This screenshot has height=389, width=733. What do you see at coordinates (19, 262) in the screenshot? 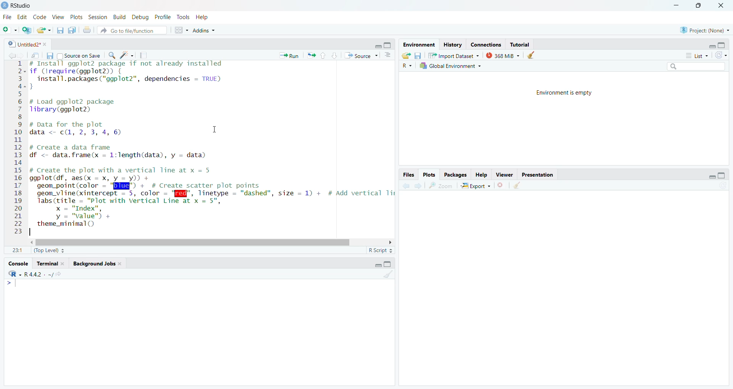
I see `Console` at bounding box center [19, 262].